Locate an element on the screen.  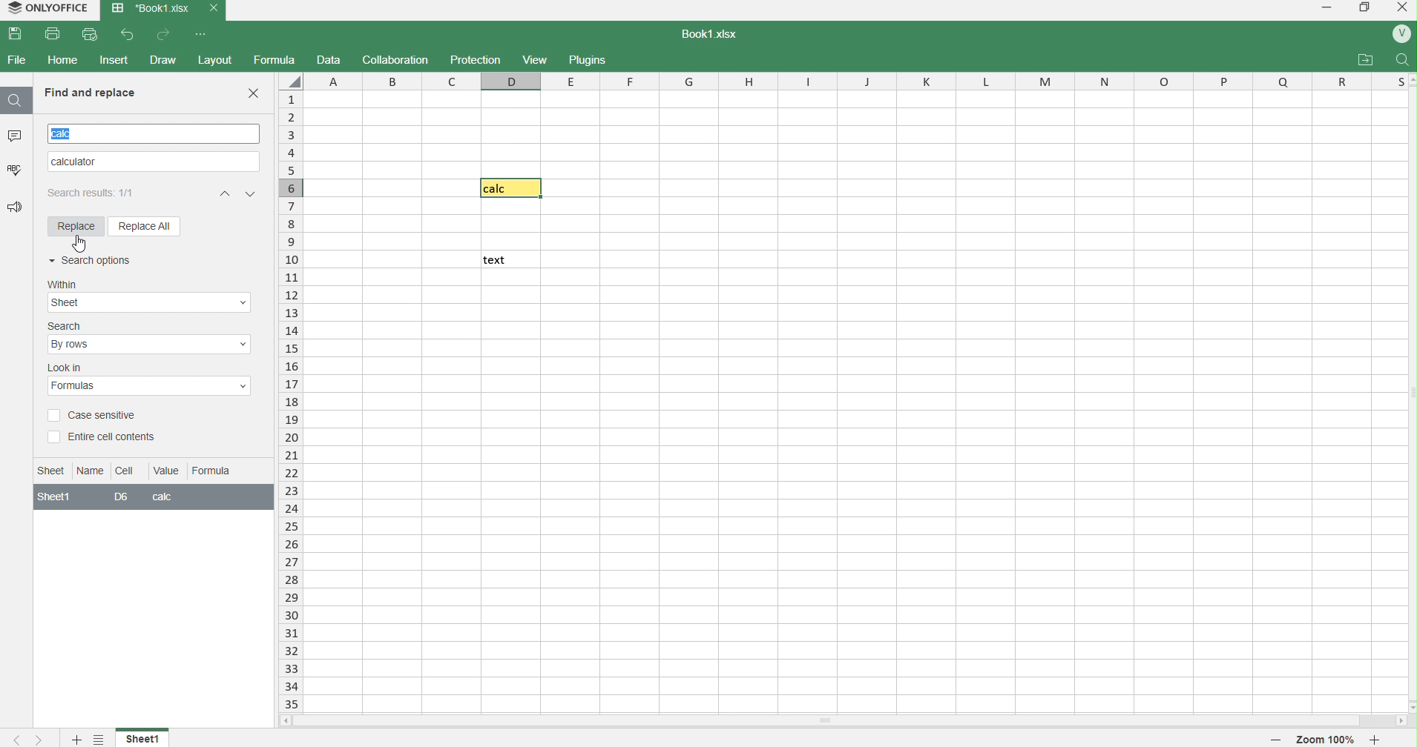
previous sheet is located at coordinates (10, 738).